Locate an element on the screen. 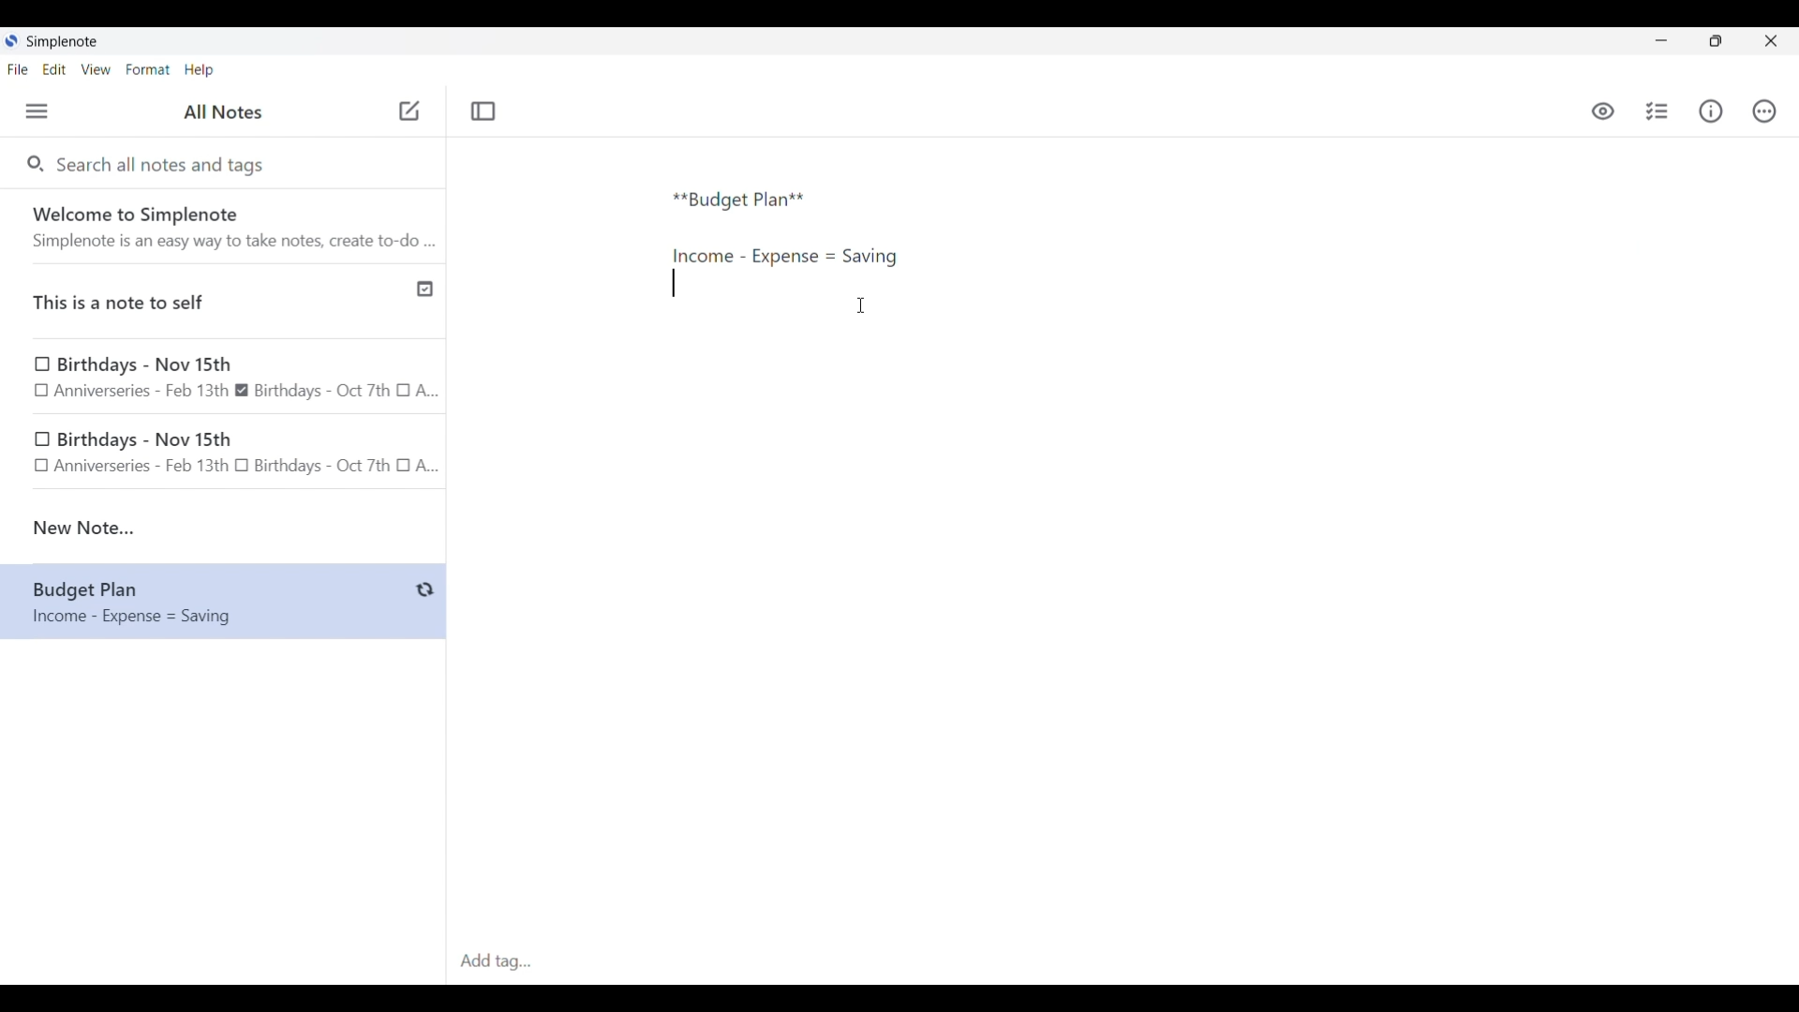 The height and width of the screenshot is (1012, 1799). Format menu is located at coordinates (148, 69).